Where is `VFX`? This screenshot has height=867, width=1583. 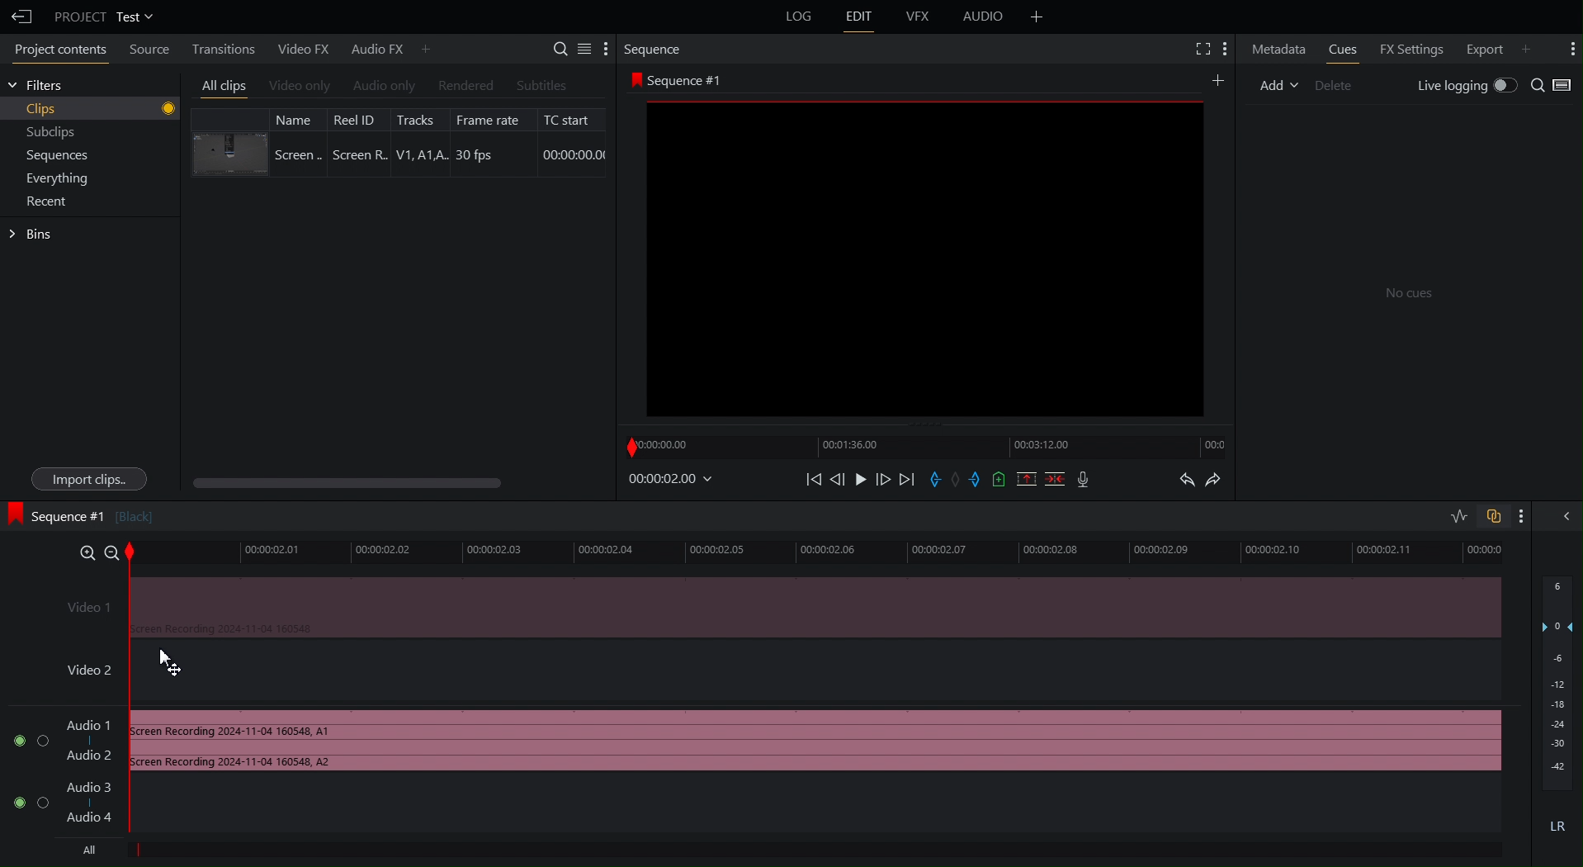 VFX is located at coordinates (919, 17).